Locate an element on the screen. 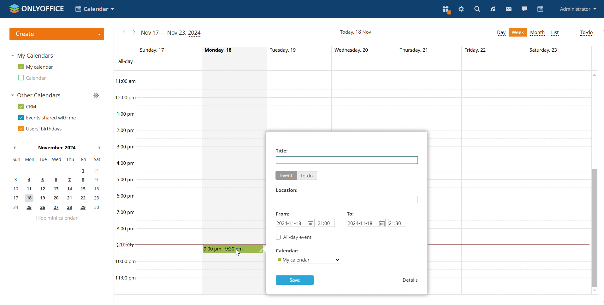  cursor is located at coordinates (238, 252).